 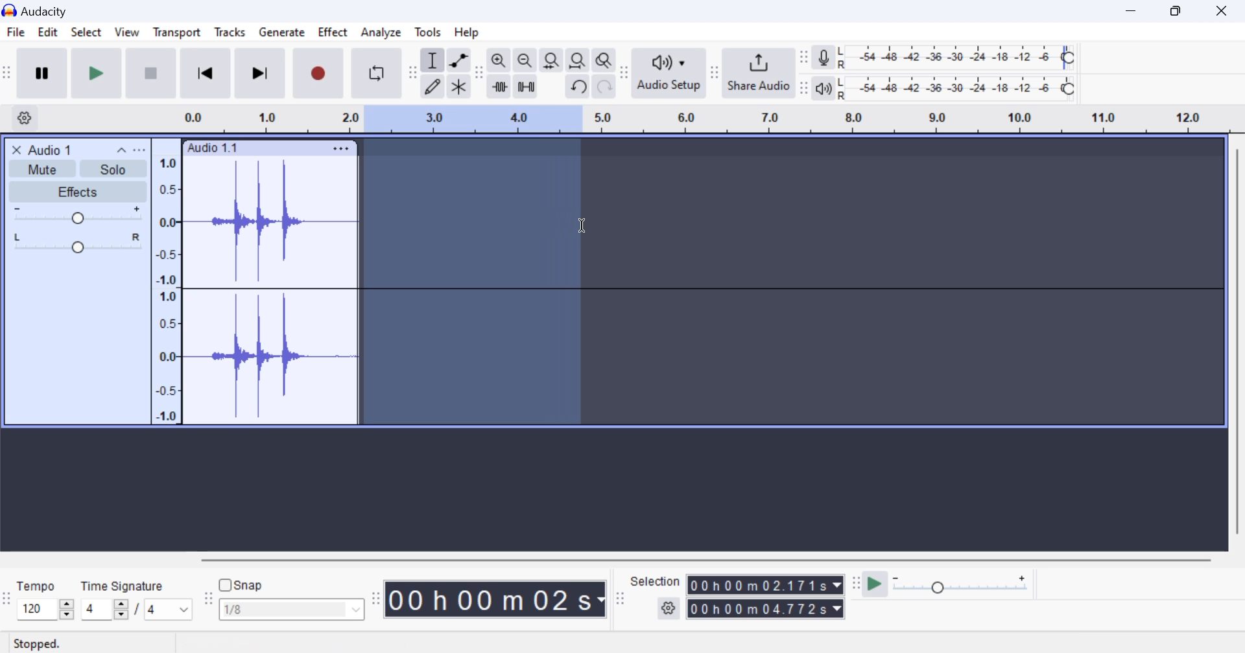 I want to click on Window Title, so click(x=41, y=10).